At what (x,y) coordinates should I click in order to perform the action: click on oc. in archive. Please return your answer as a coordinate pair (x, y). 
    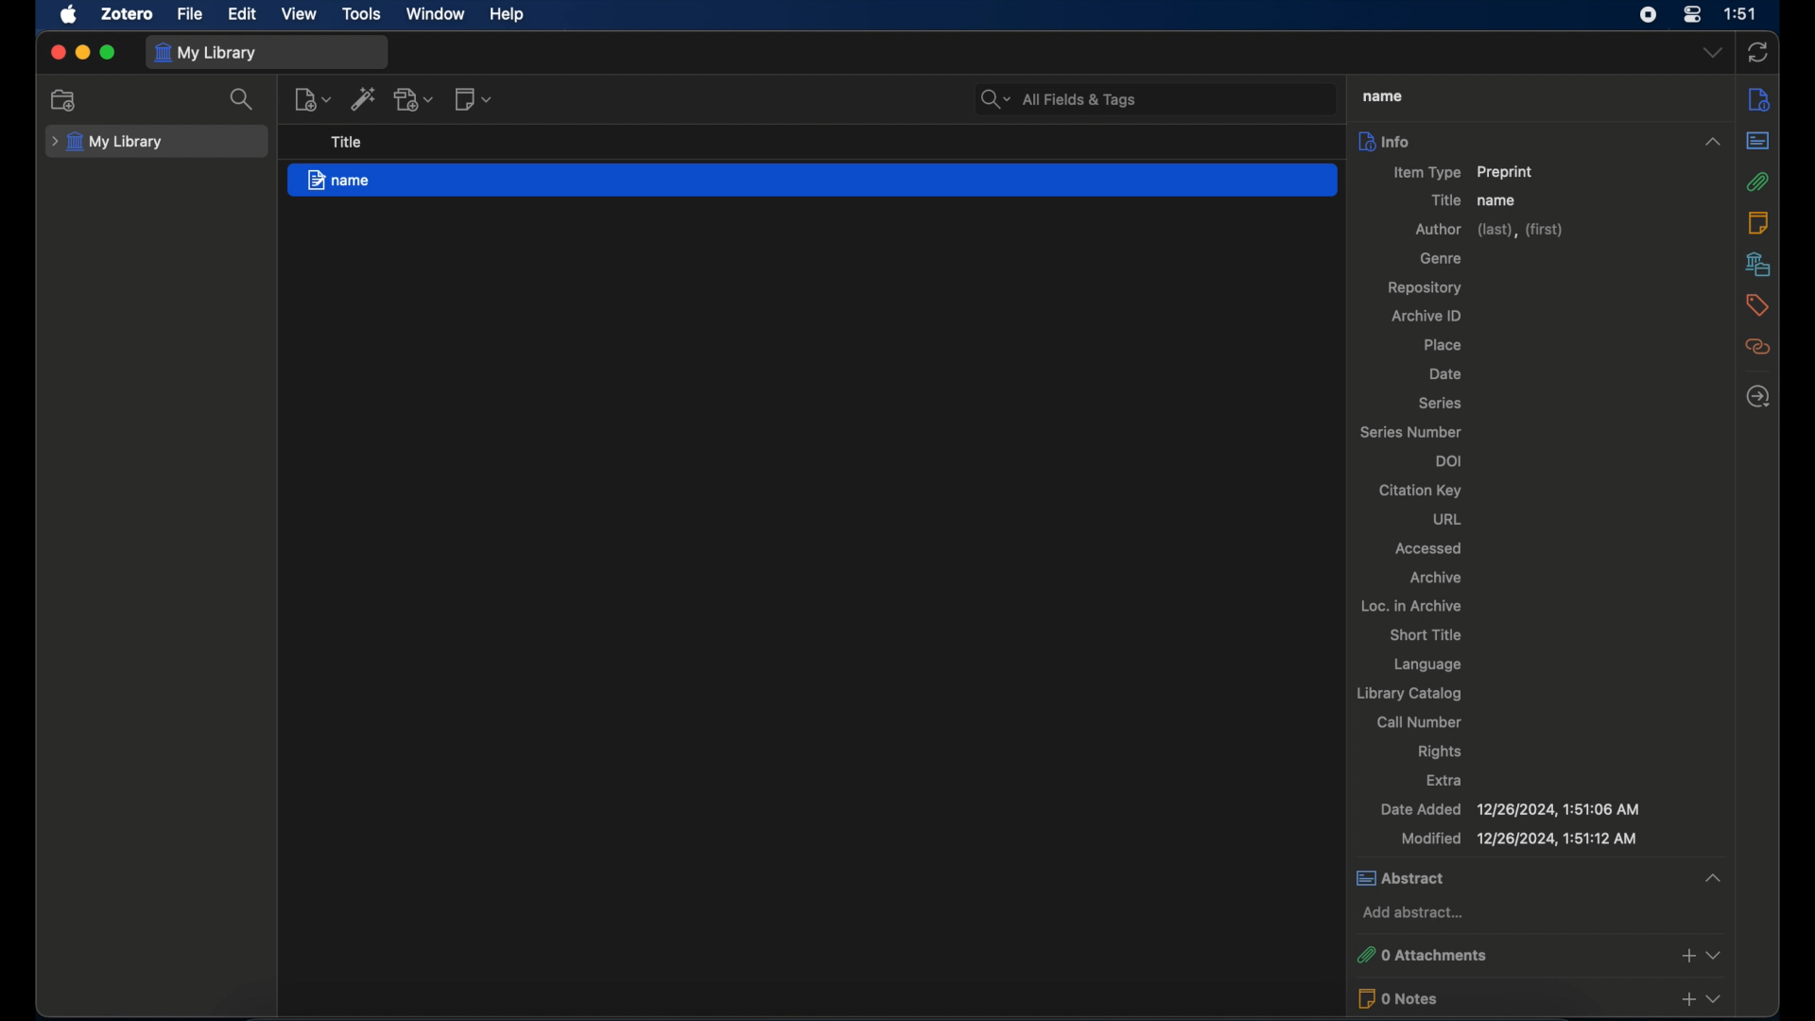
    Looking at the image, I should click on (1409, 605).